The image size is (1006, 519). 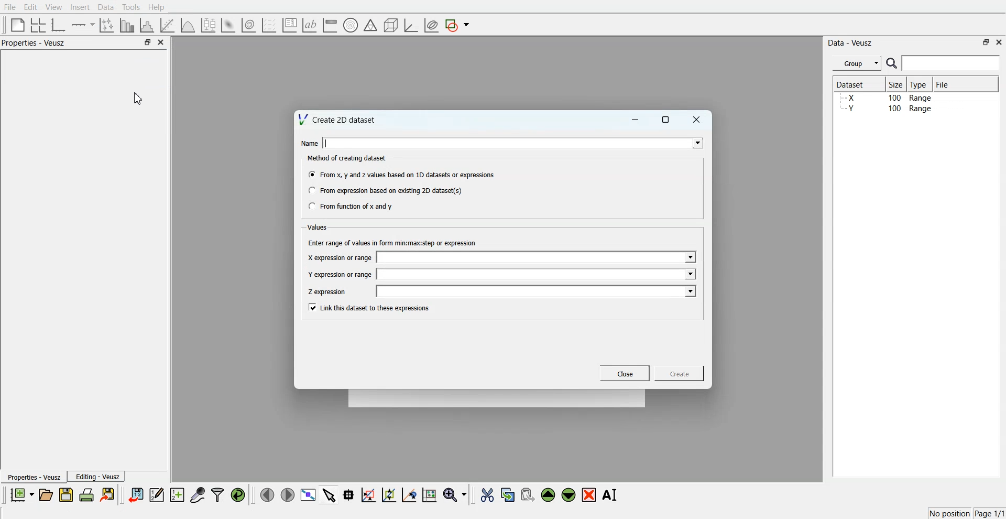 What do you see at coordinates (635, 120) in the screenshot?
I see `Minimize` at bounding box center [635, 120].